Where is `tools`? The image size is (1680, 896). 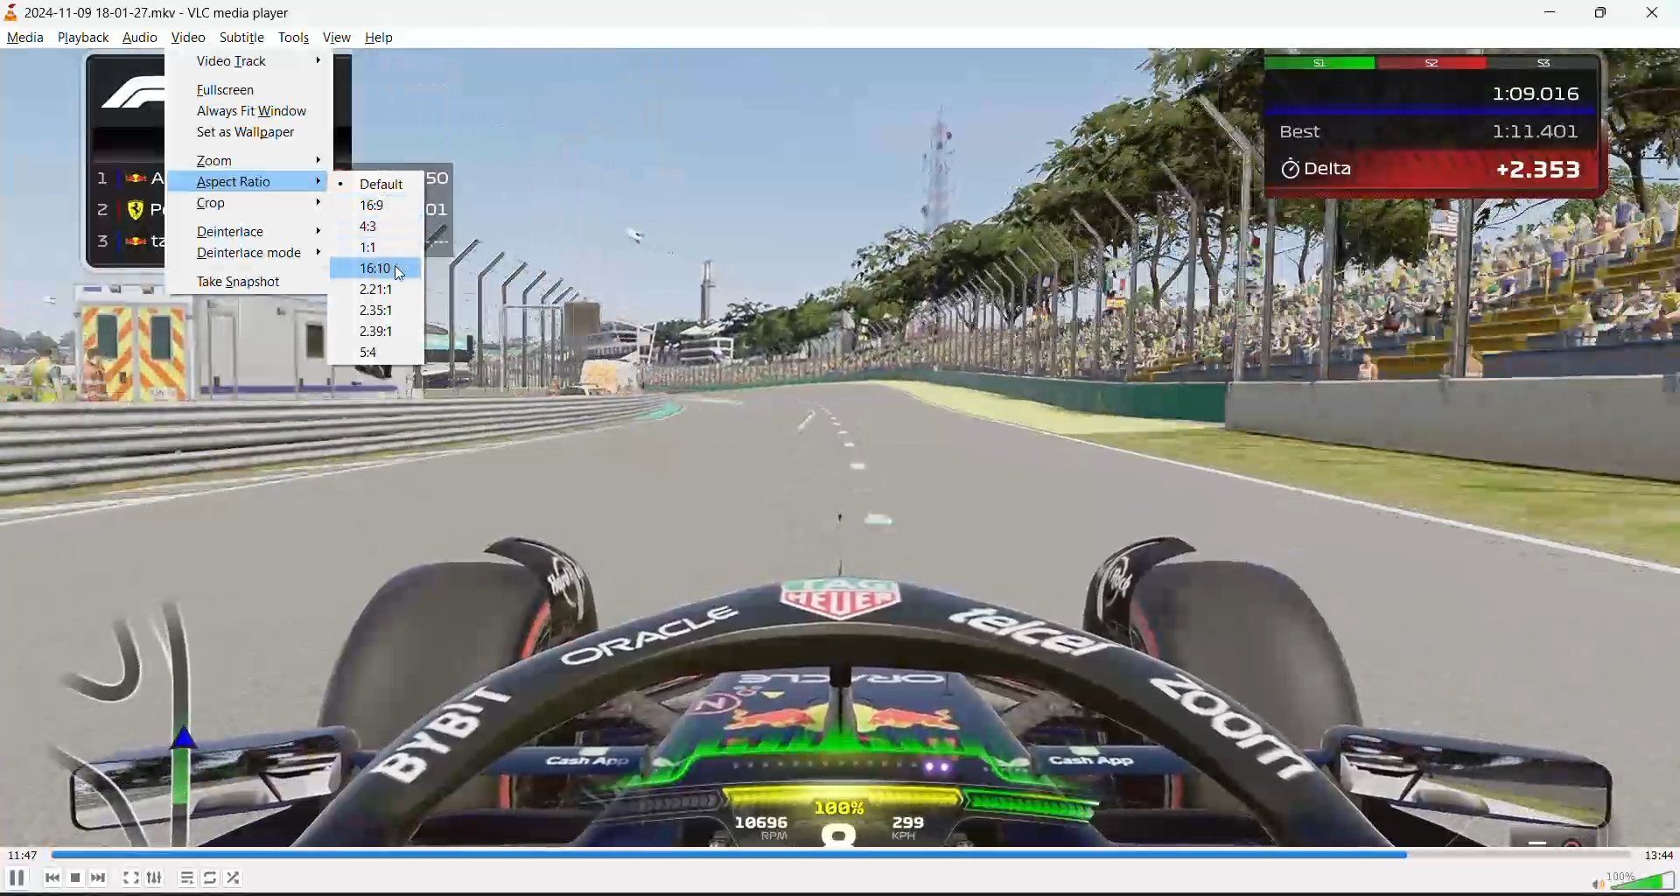
tools is located at coordinates (294, 35).